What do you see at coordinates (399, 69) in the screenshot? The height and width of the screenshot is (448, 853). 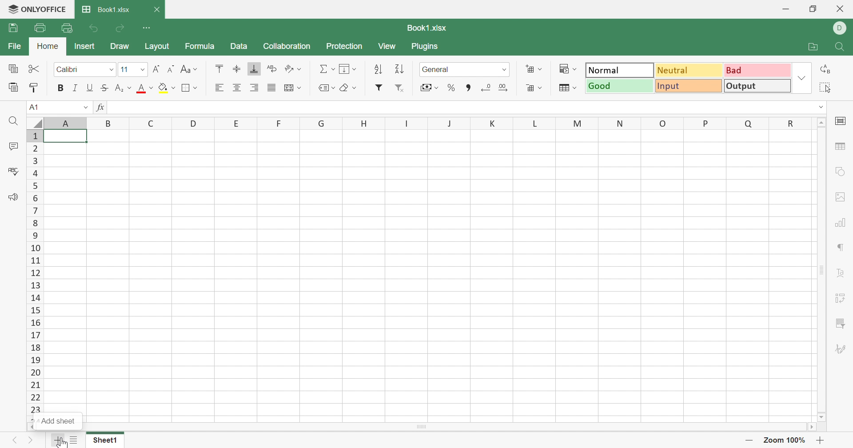 I see `Sort descending` at bounding box center [399, 69].